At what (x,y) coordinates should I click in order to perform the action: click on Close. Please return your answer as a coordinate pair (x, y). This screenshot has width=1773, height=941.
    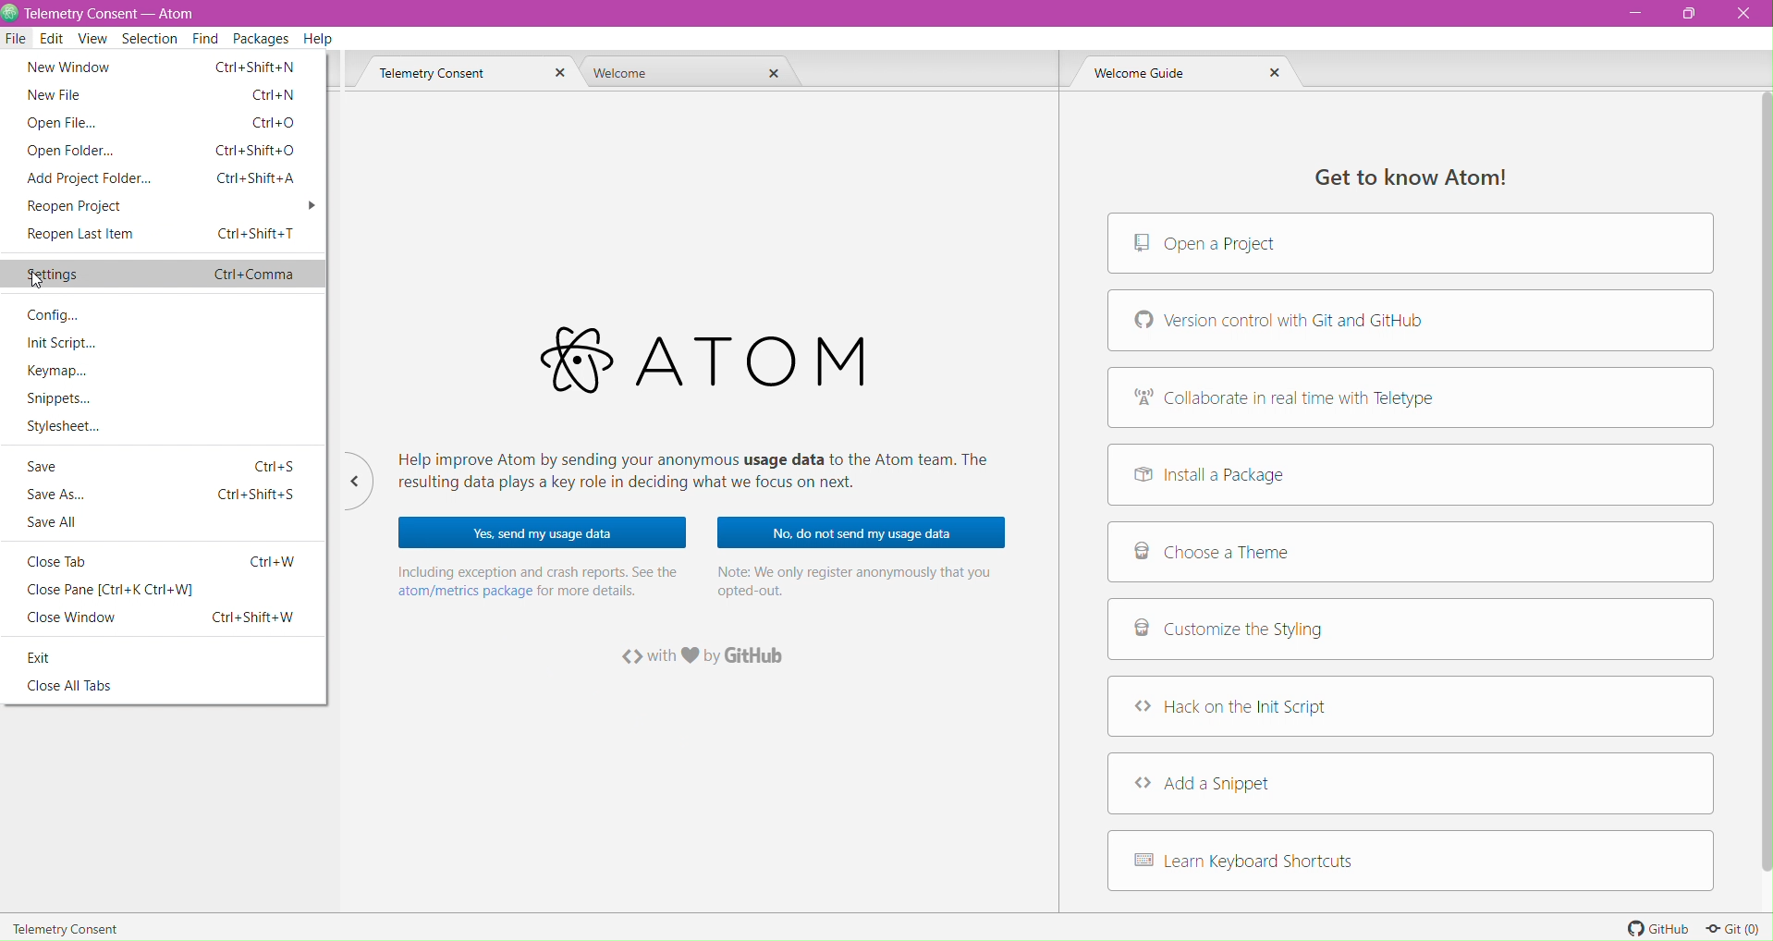
    Looking at the image, I should click on (556, 75).